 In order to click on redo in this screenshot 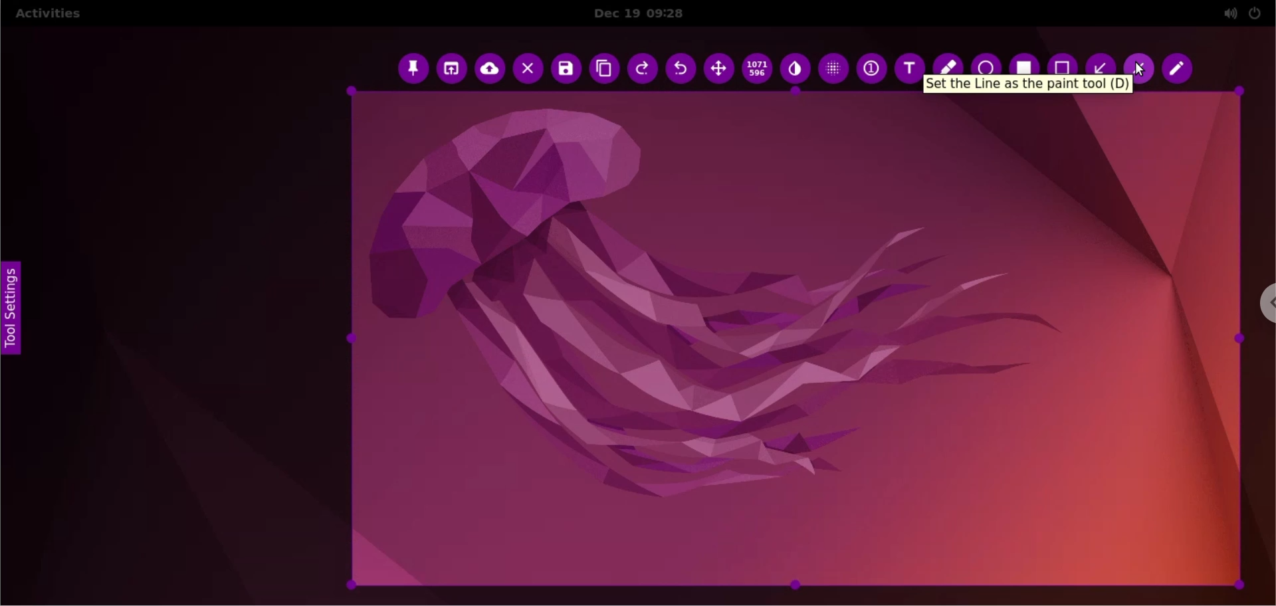, I will do `click(645, 69)`.